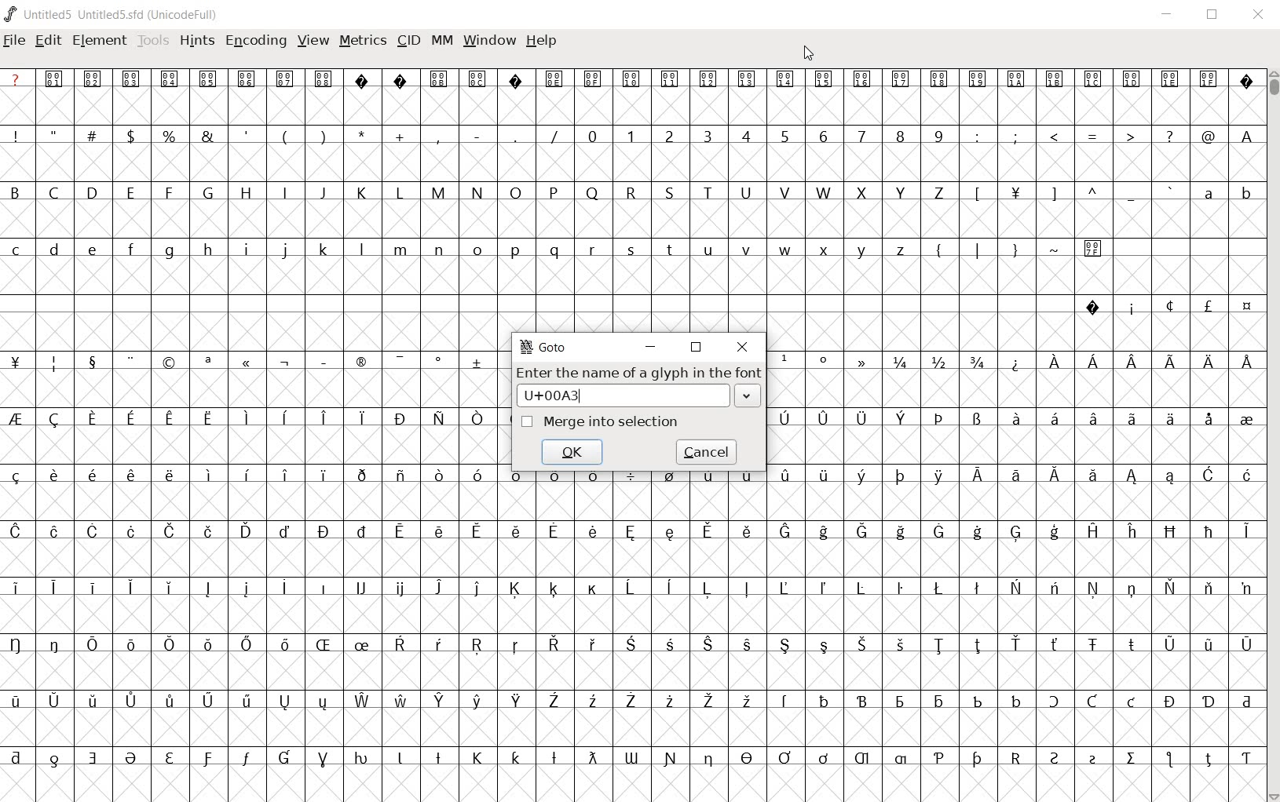  Describe the element at coordinates (637, 372) in the screenshot. I see `Enter the name of a glyph in the font` at that location.